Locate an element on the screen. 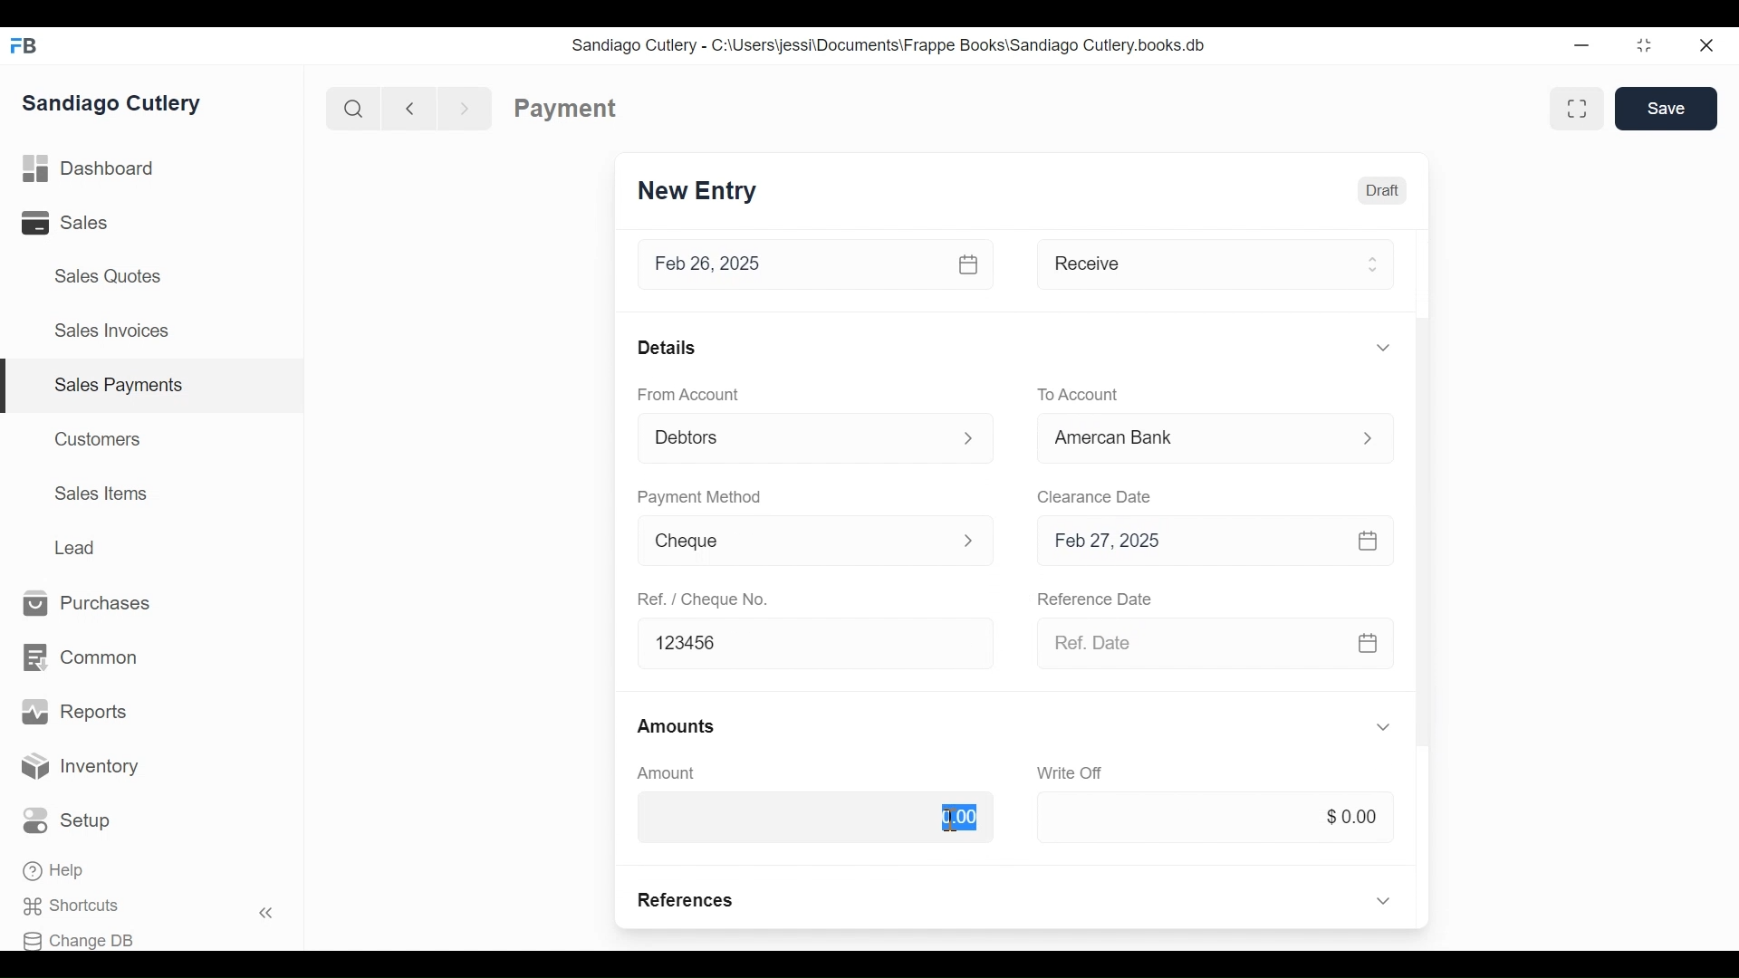 This screenshot has height=978, width=1739. To Account is located at coordinates (1079, 393).